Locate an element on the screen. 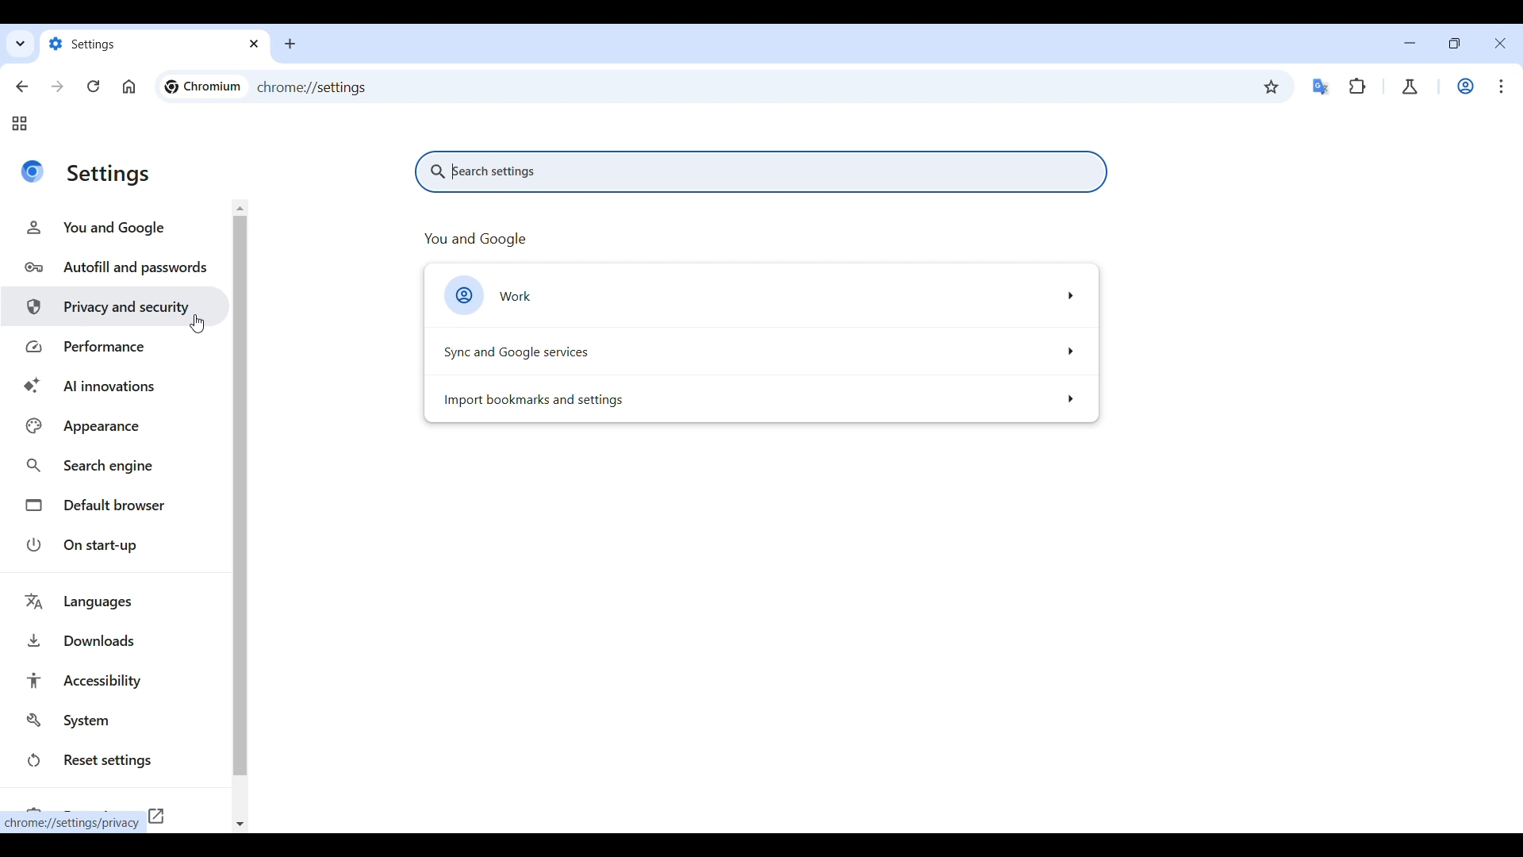 This screenshot has height=857, width=1523. Minimize is located at coordinates (1410, 43).